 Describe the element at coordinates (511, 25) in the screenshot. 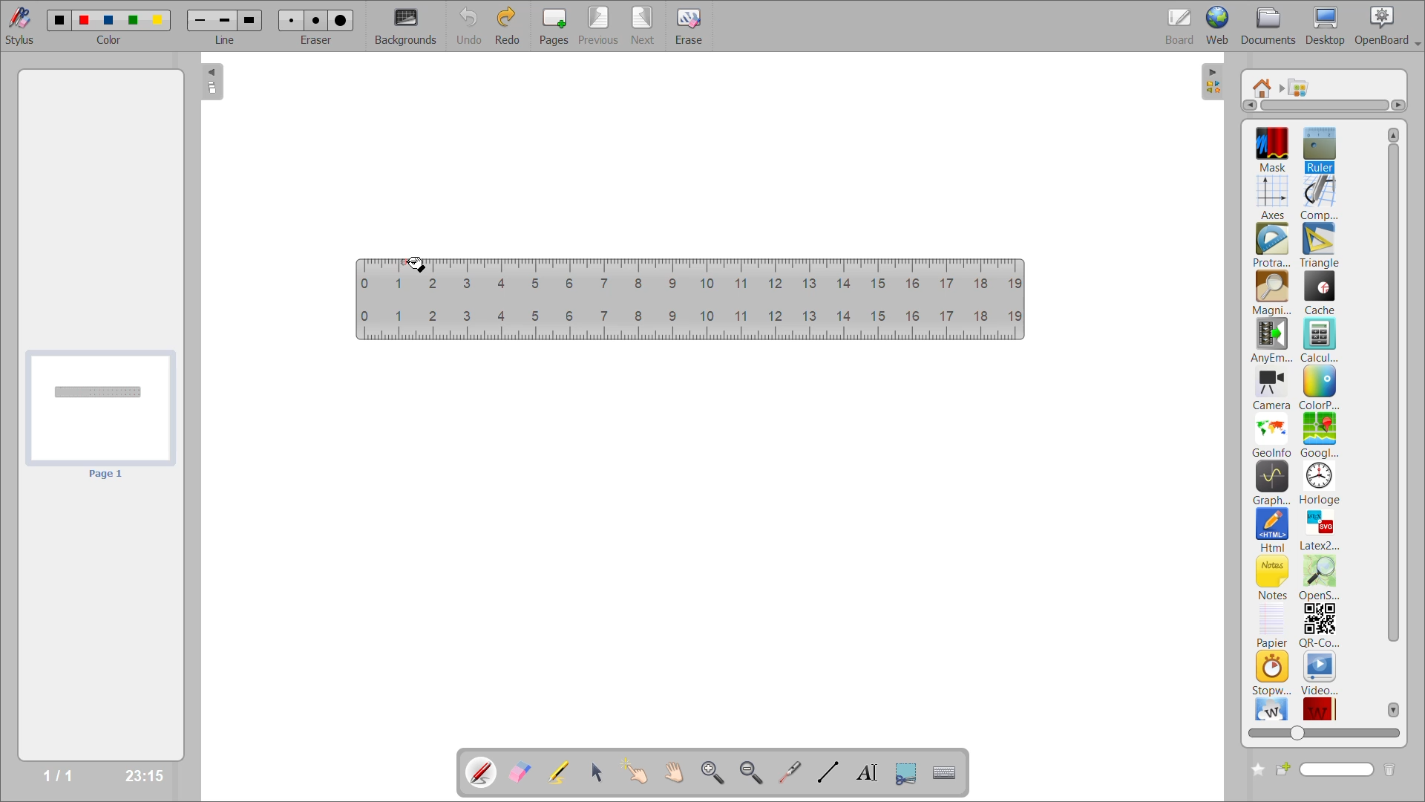

I see `redo` at that location.